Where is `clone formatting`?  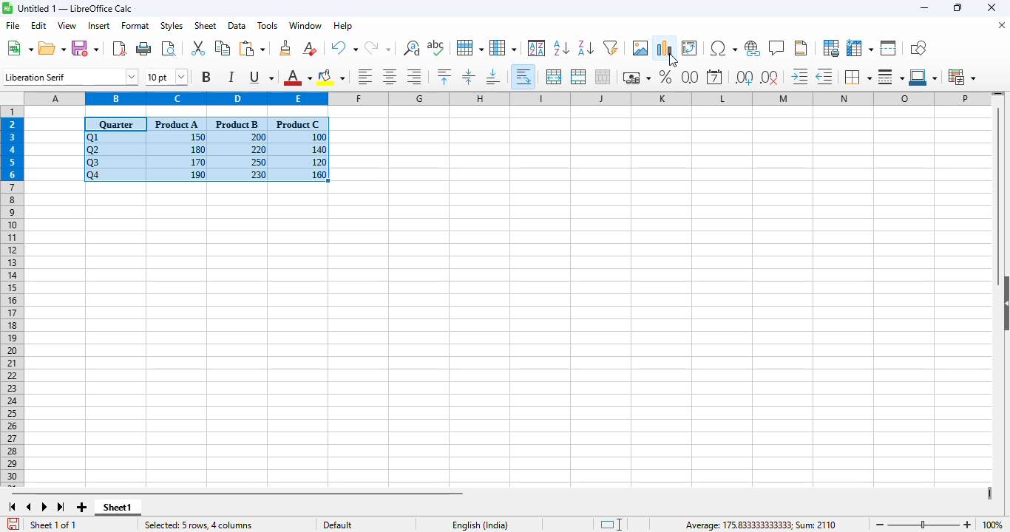 clone formatting is located at coordinates (286, 47).